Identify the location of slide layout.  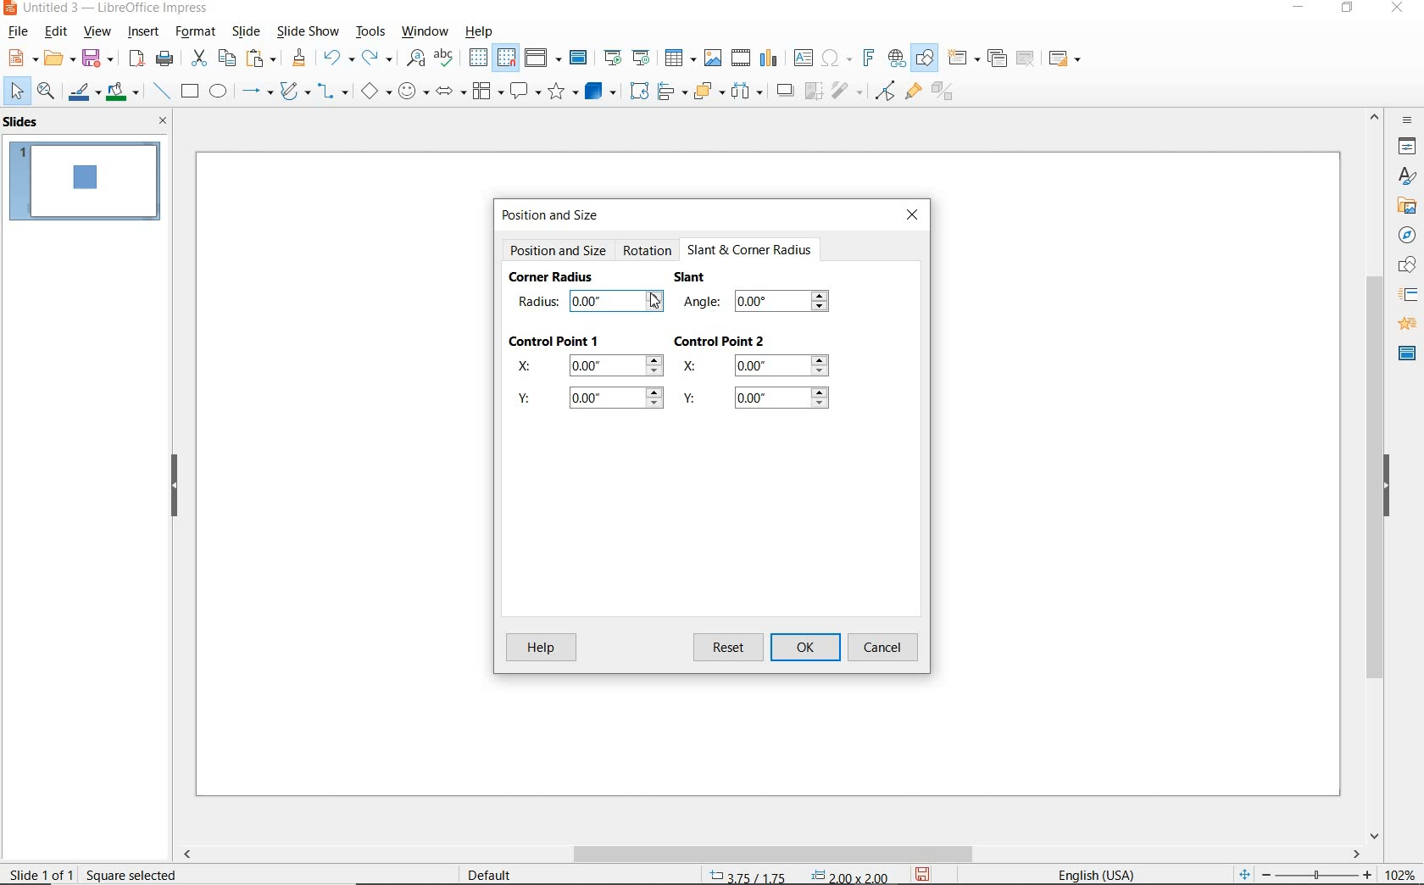
(1065, 58).